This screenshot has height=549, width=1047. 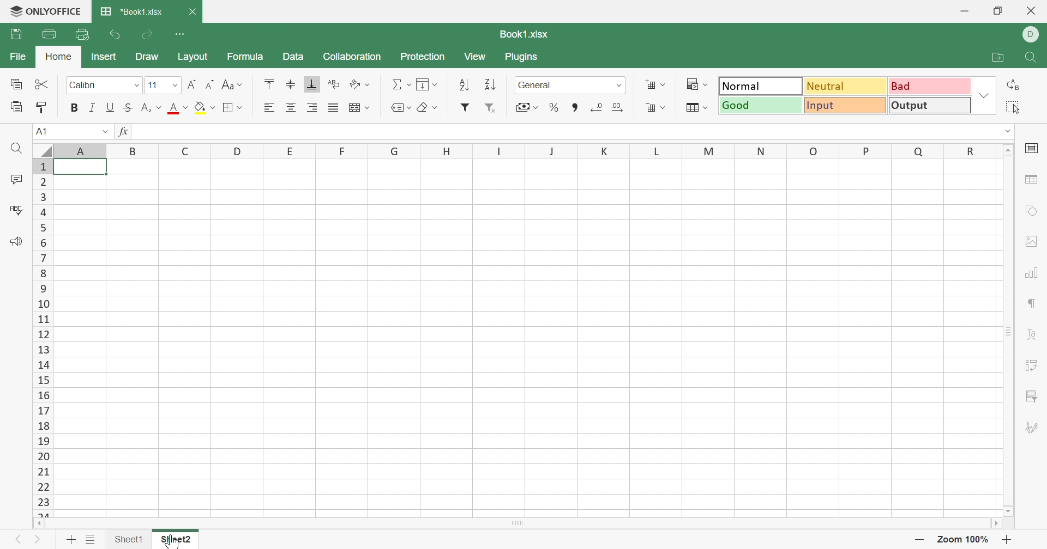 What do you see at coordinates (15, 106) in the screenshot?
I see `Paste` at bounding box center [15, 106].